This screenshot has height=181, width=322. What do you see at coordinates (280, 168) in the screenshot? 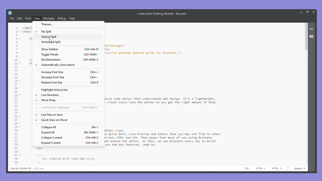
I see `HTML` at bounding box center [280, 168].